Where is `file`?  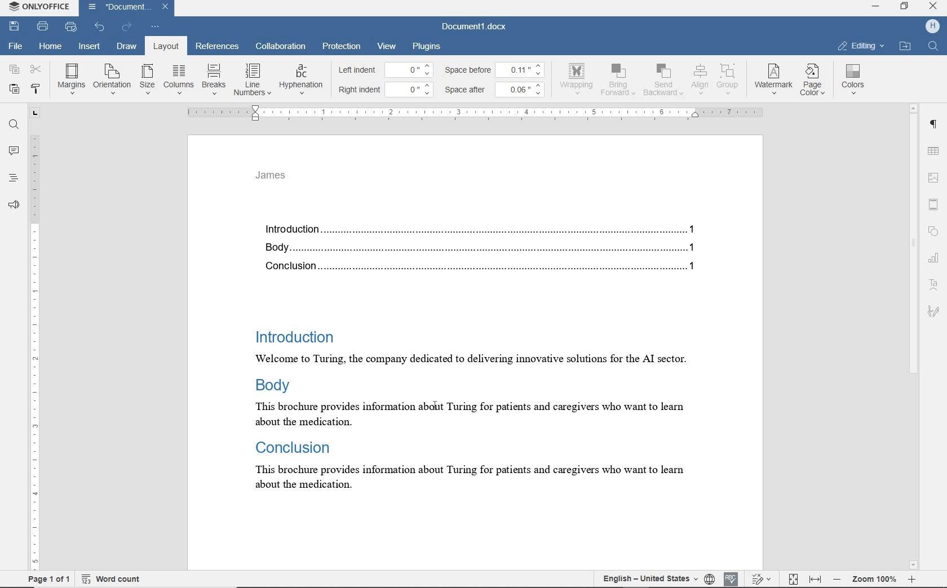 file is located at coordinates (16, 44).